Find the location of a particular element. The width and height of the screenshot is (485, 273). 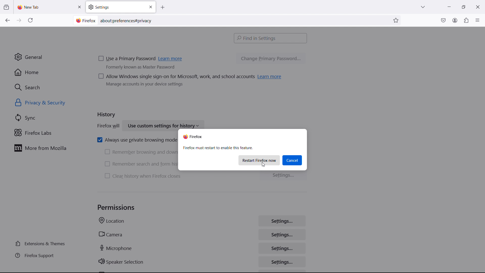

list all tabs is located at coordinates (423, 6).